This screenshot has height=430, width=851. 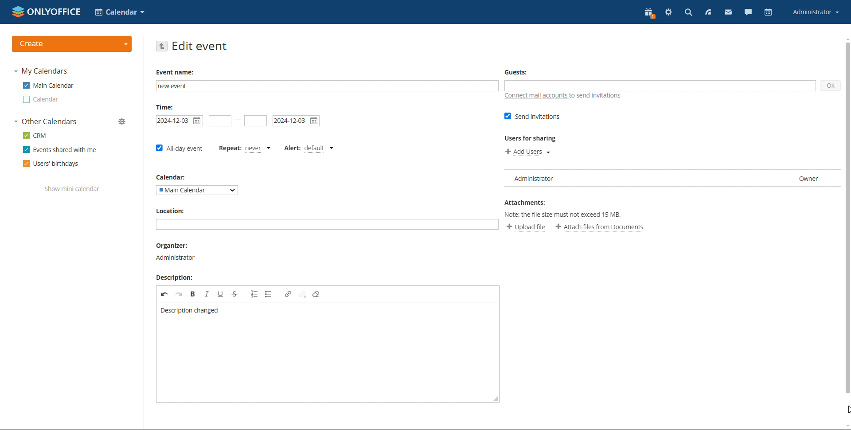 I want to click on unlink, so click(x=303, y=294).